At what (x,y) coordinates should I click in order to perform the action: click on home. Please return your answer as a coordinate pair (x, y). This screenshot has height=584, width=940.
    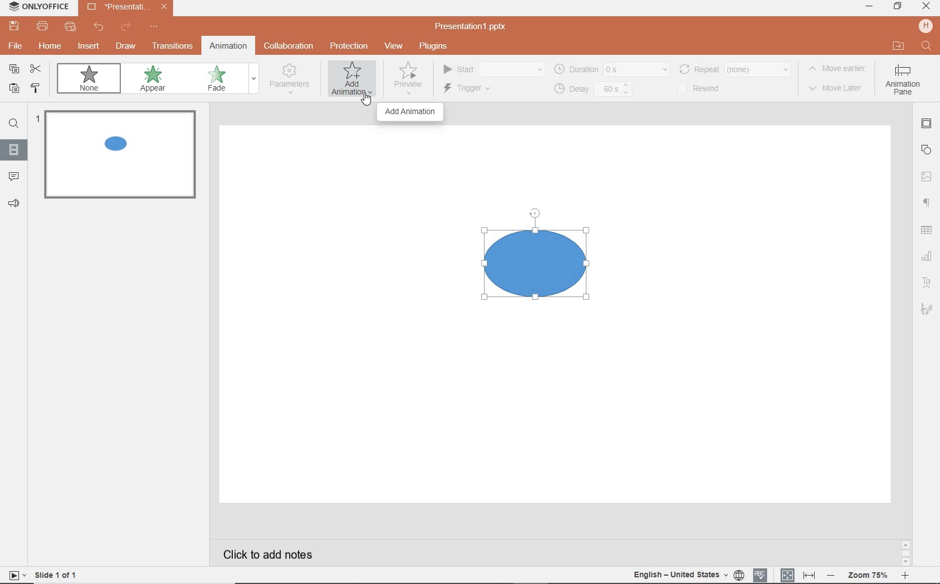
    Looking at the image, I should click on (51, 48).